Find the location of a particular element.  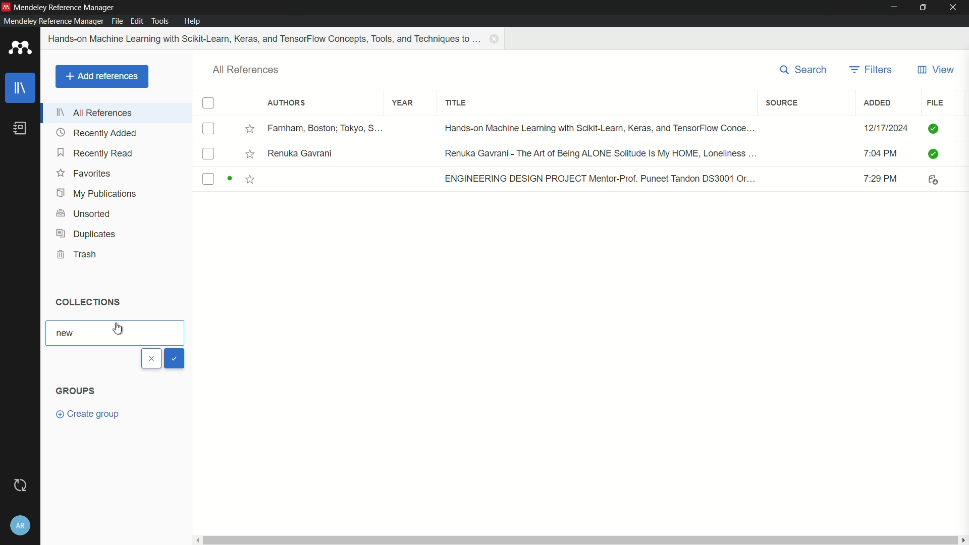

added is located at coordinates (878, 103).